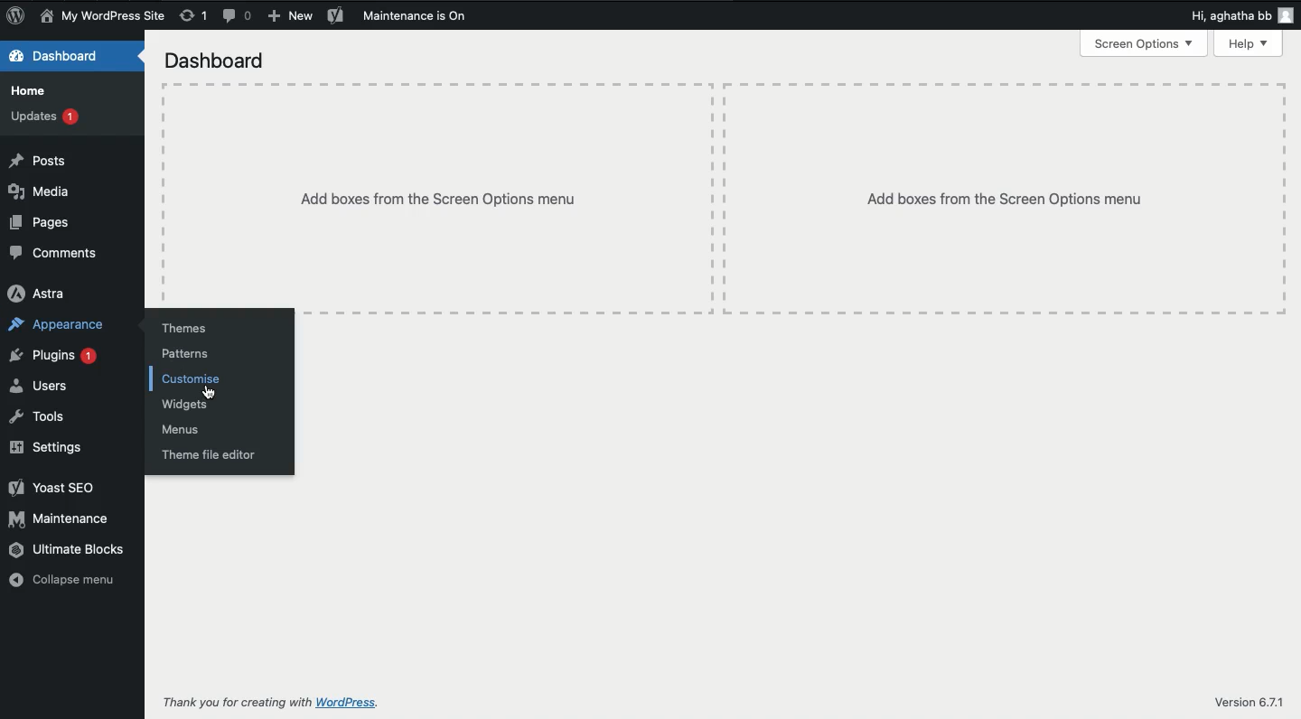 Image resolution: width=1301 pixels, height=719 pixels. I want to click on Media , so click(40, 192).